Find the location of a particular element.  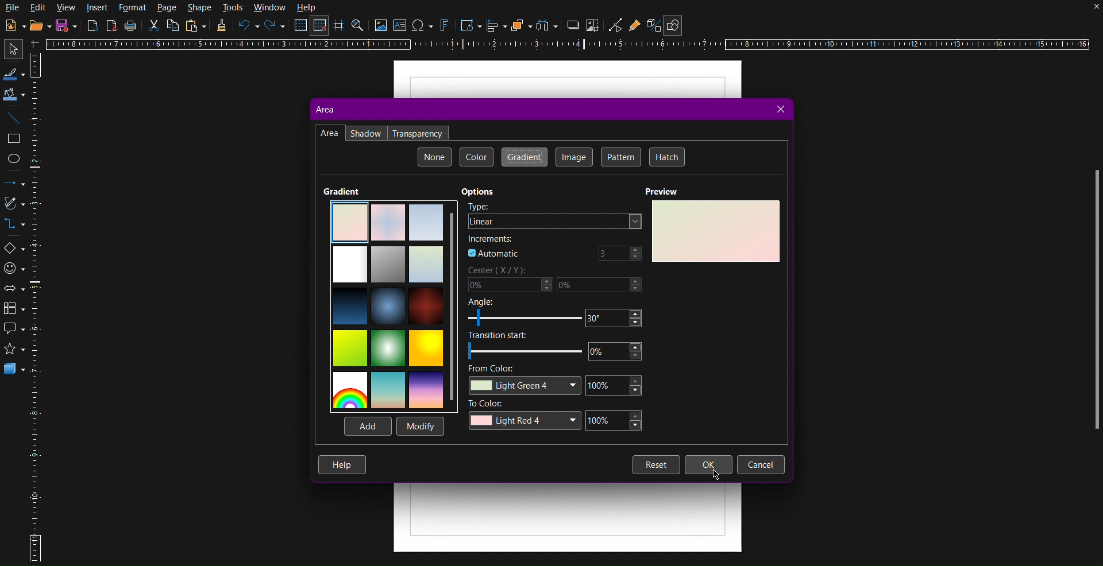

Image is located at coordinates (574, 157).